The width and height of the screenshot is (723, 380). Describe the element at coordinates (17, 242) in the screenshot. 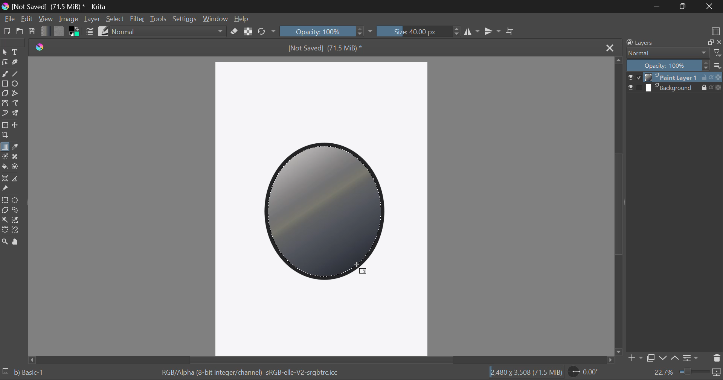

I see `Pan` at that location.